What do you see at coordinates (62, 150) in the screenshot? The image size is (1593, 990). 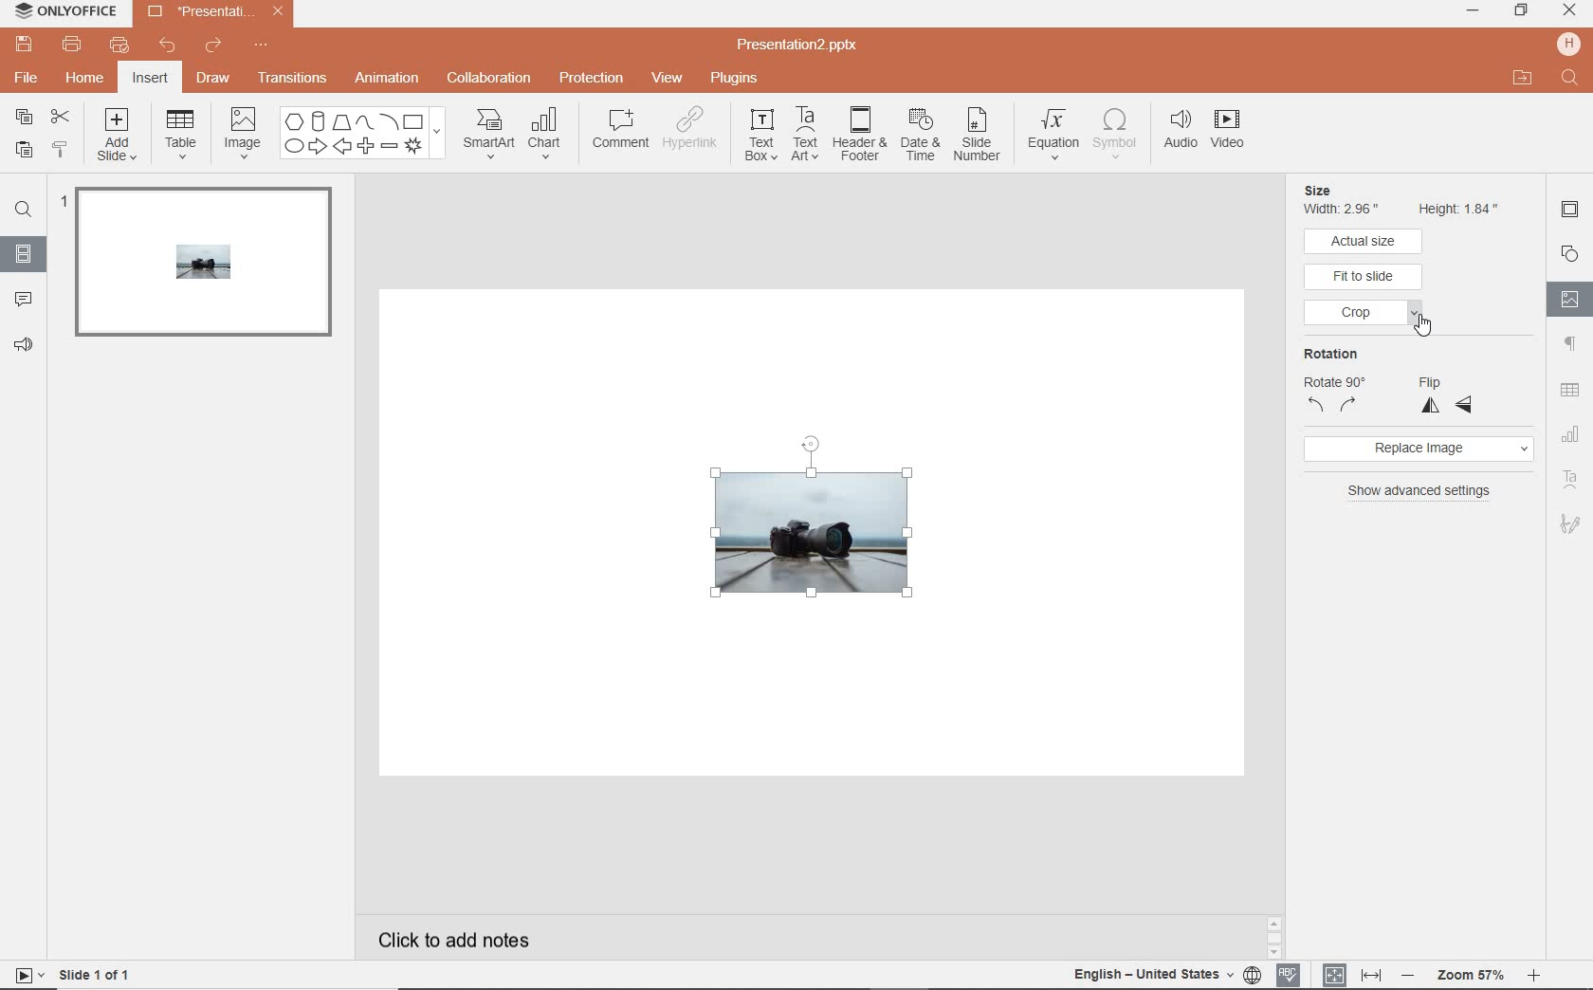 I see `copy style` at bounding box center [62, 150].